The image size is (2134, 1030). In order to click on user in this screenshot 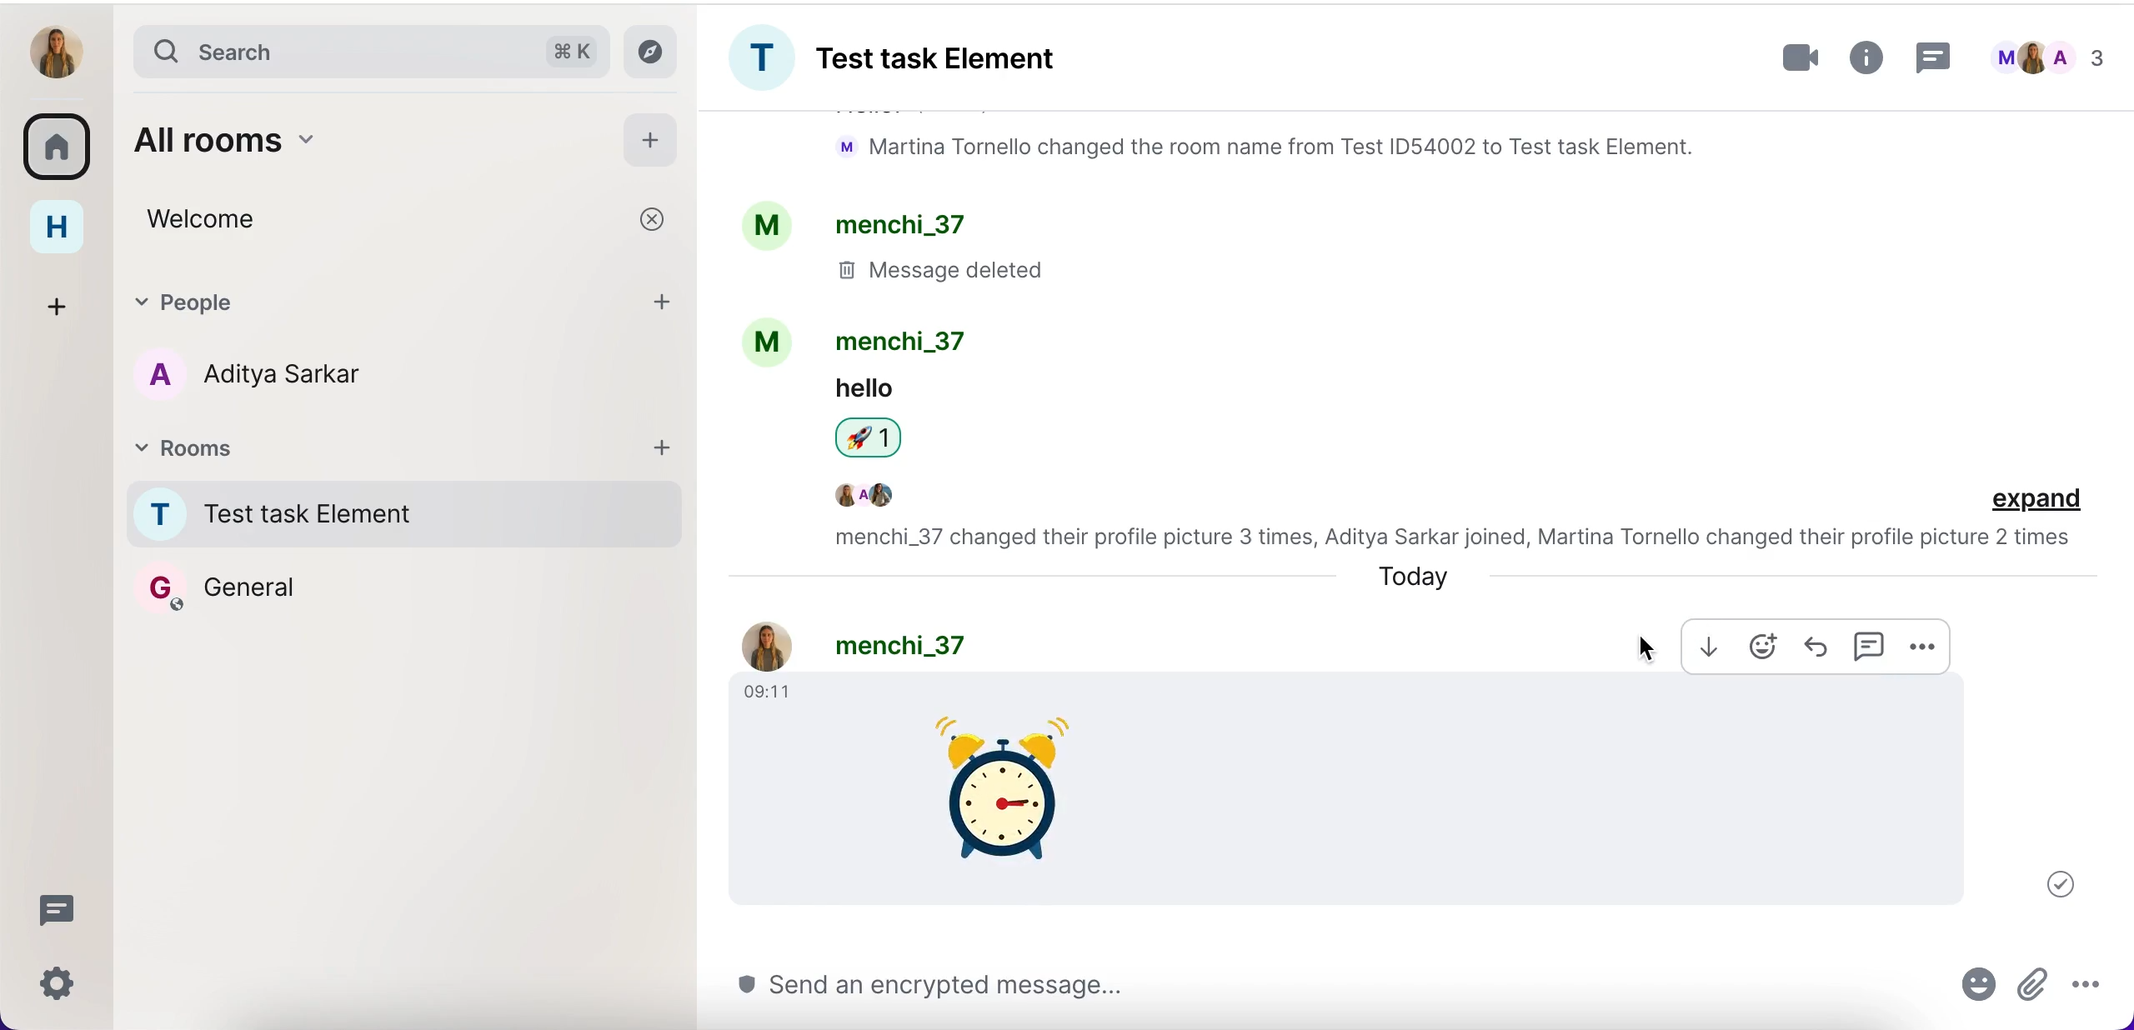, I will do `click(58, 49)`.